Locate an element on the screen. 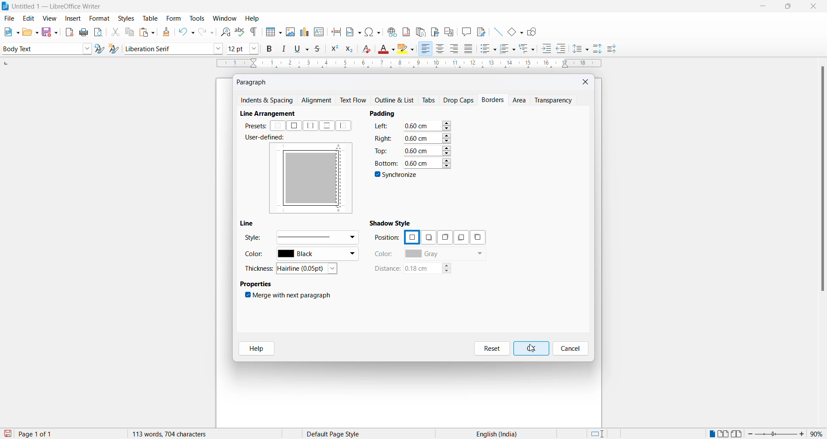 This screenshot has width=827, height=439. position options is located at coordinates (428, 238).